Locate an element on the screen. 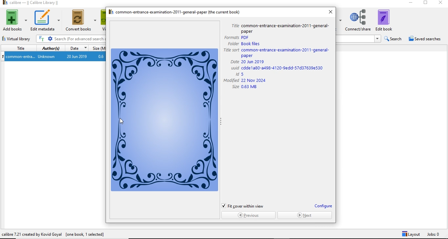  fit cover within view is located at coordinates (247, 206).